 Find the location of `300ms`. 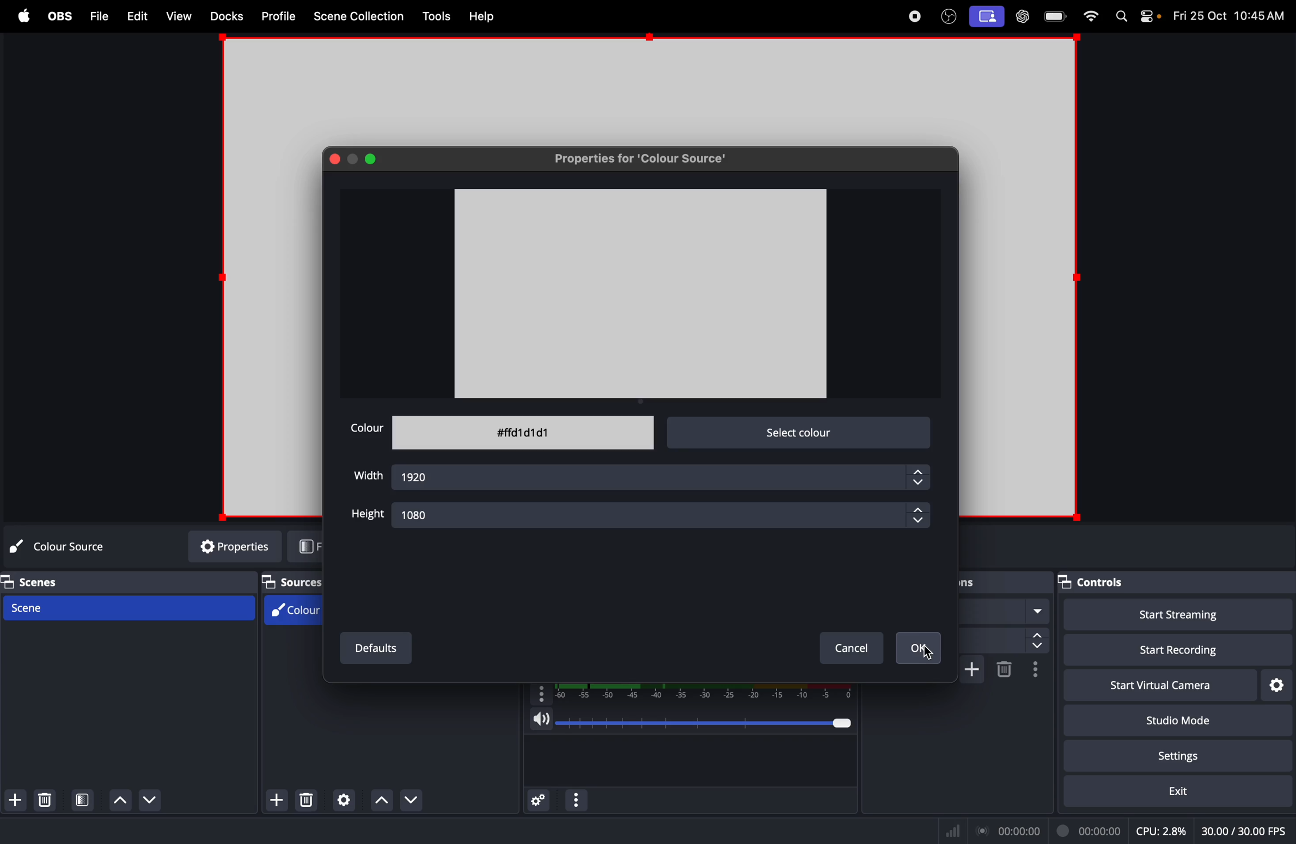

300ms is located at coordinates (1003, 640).